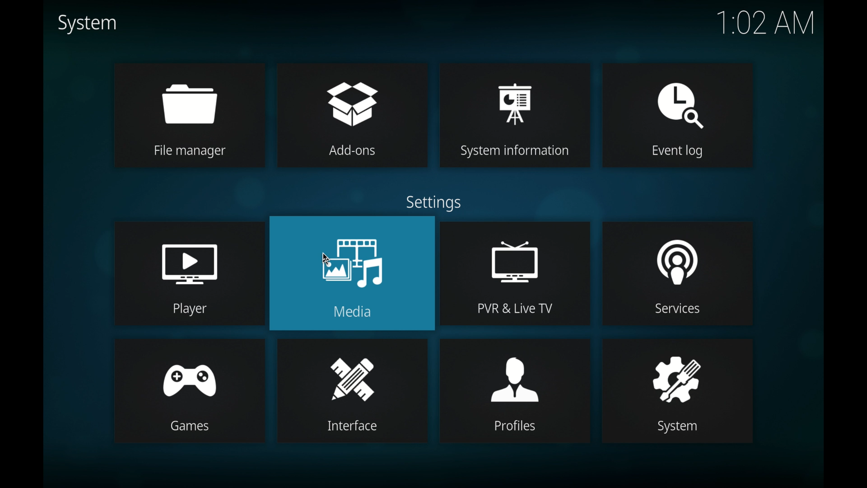 The image size is (867, 488). I want to click on profiles, so click(514, 371).